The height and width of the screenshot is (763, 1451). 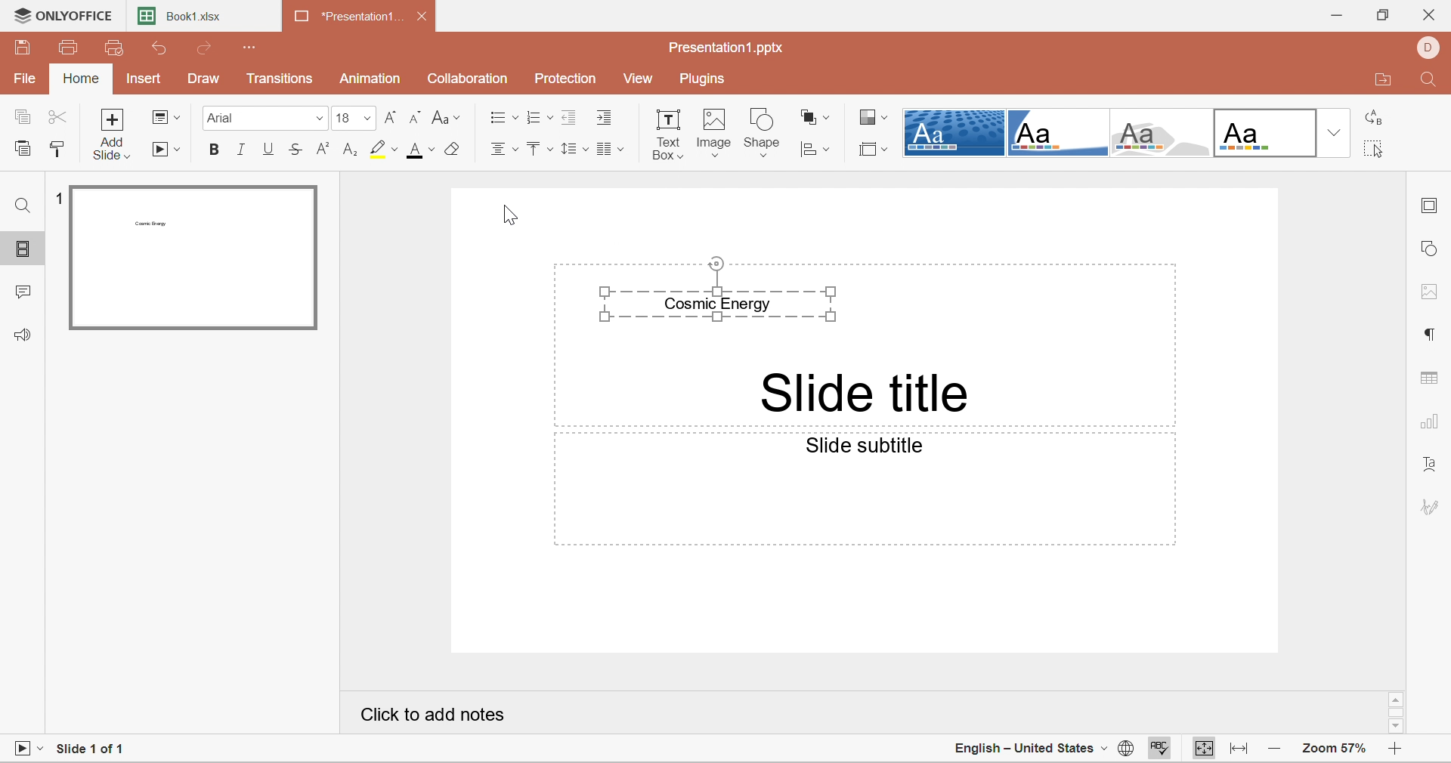 I want to click on Text Art settings, so click(x=1434, y=466).